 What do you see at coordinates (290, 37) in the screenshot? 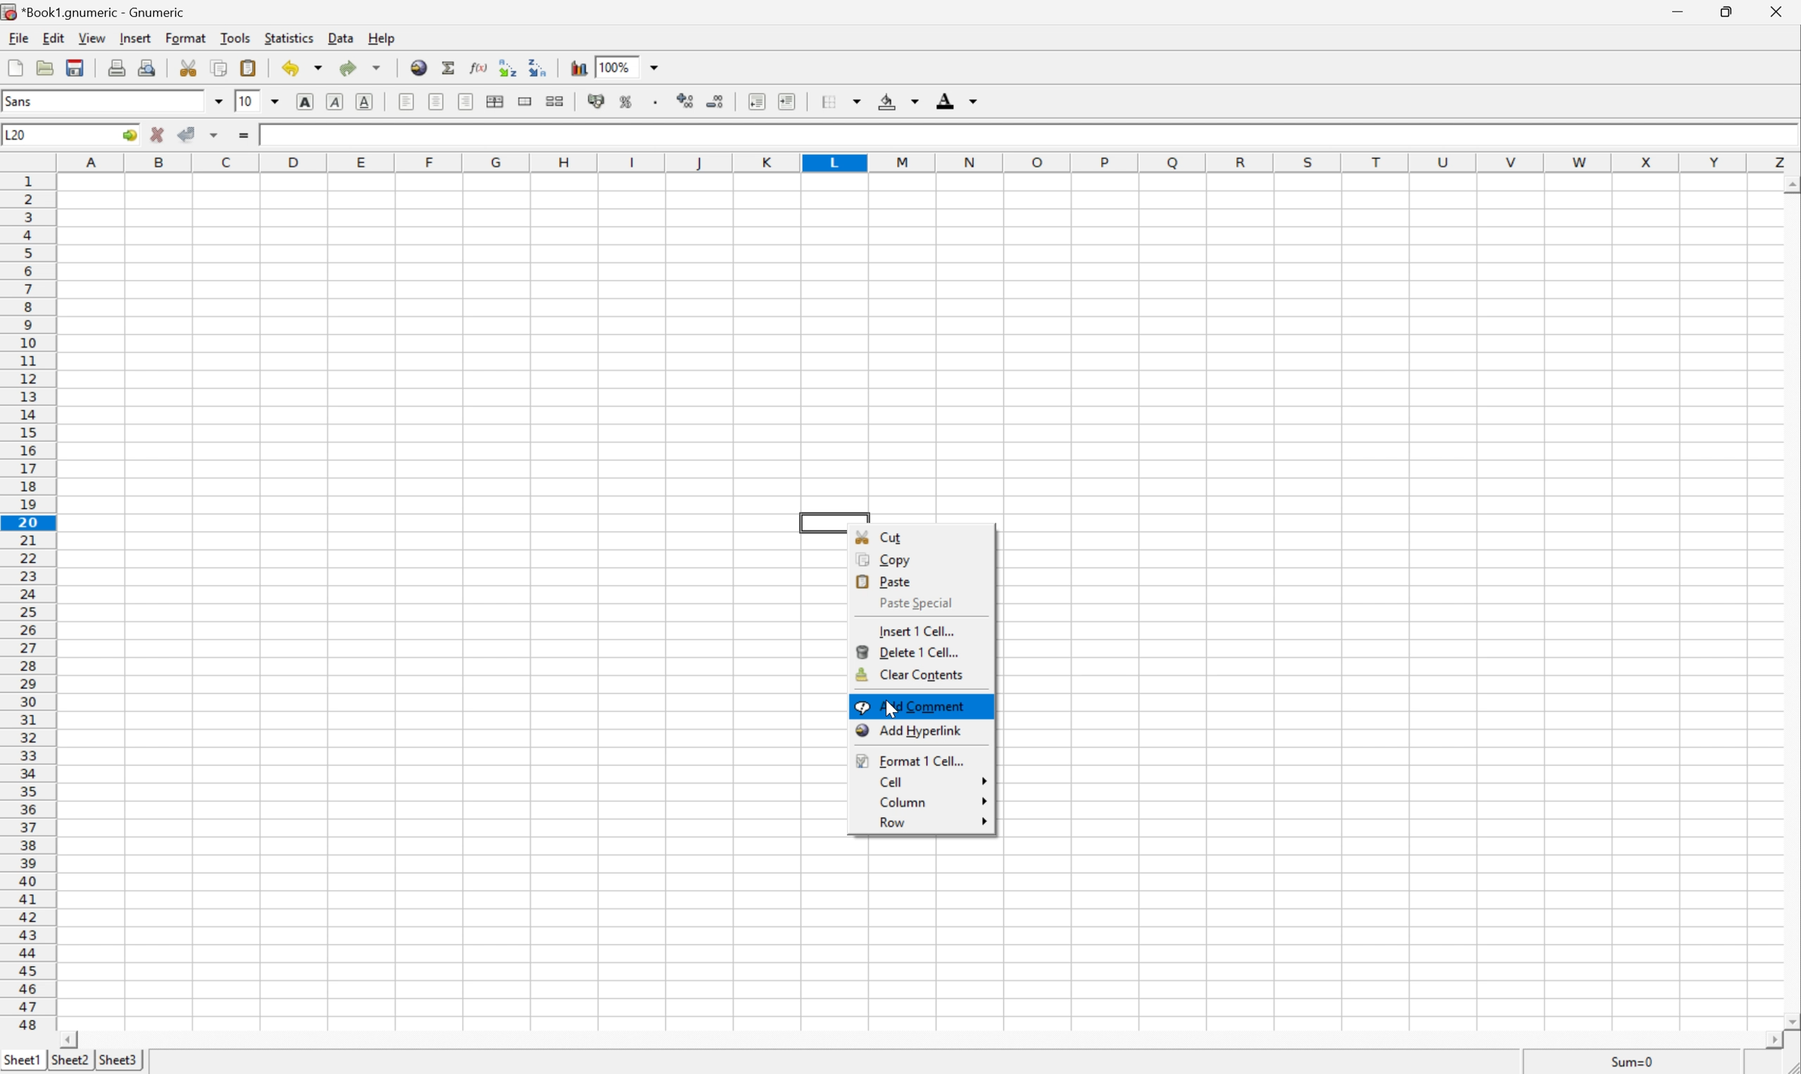
I see `Statistics` at bounding box center [290, 37].